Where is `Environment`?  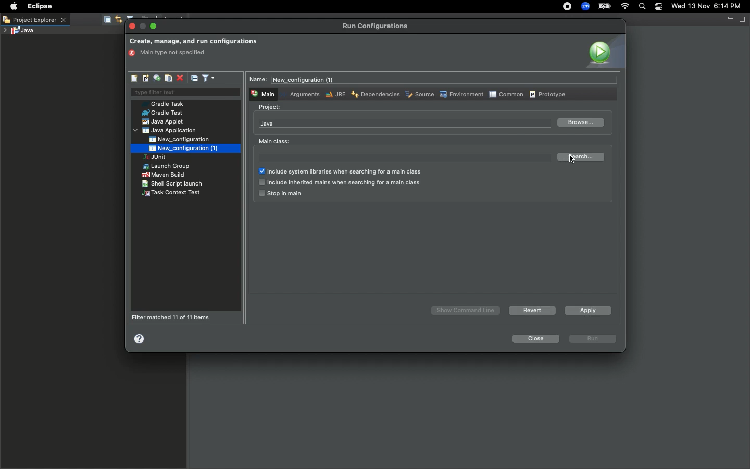 Environment is located at coordinates (460, 94).